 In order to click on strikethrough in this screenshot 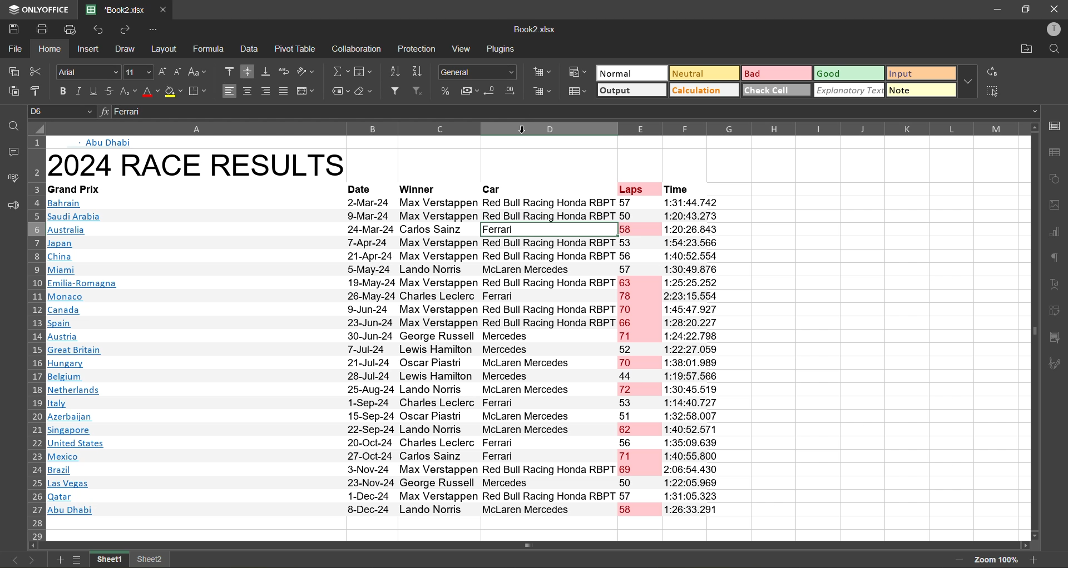, I will do `click(110, 91)`.